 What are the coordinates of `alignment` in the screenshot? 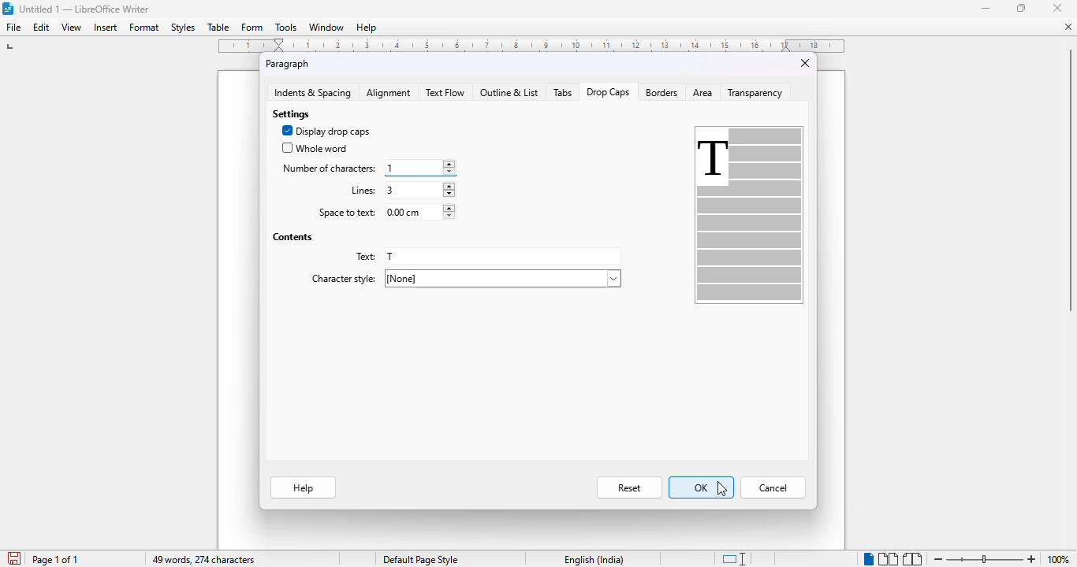 It's located at (388, 92).